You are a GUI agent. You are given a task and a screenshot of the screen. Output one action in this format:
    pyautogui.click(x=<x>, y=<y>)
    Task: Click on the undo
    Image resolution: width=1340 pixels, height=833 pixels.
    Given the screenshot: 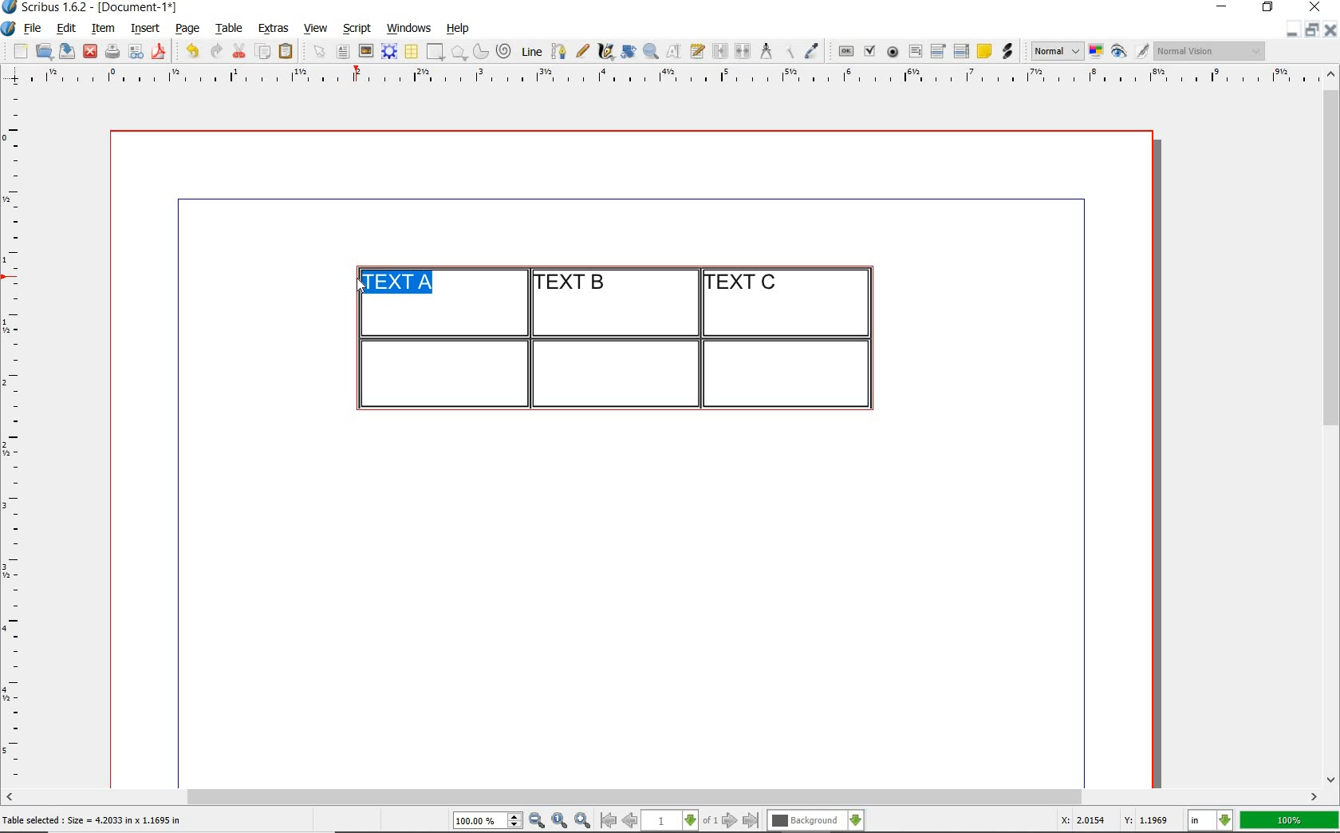 What is the action you would take?
    pyautogui.click(x=191, y=51)
    